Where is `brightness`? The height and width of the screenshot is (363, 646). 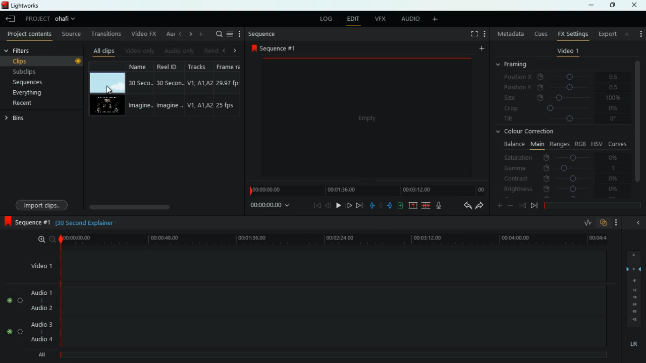
brightness is located at coordinates (560, 189).